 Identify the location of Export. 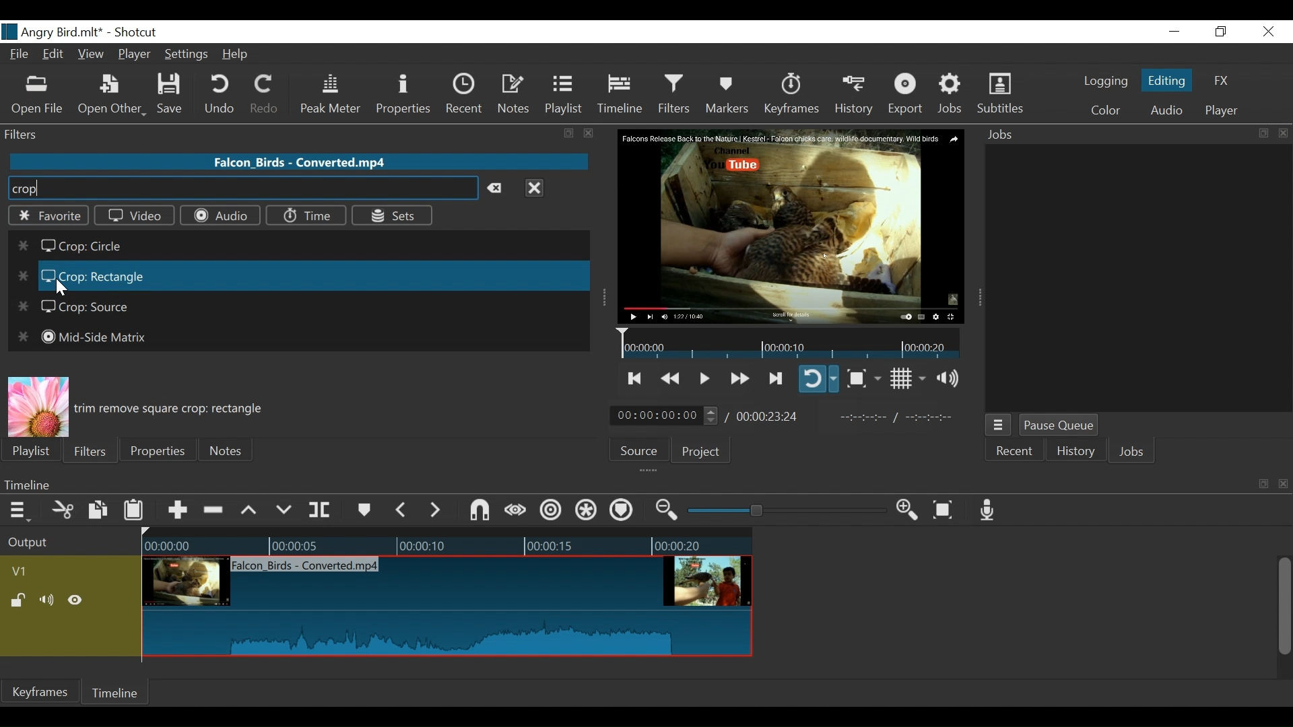
(906, 95).